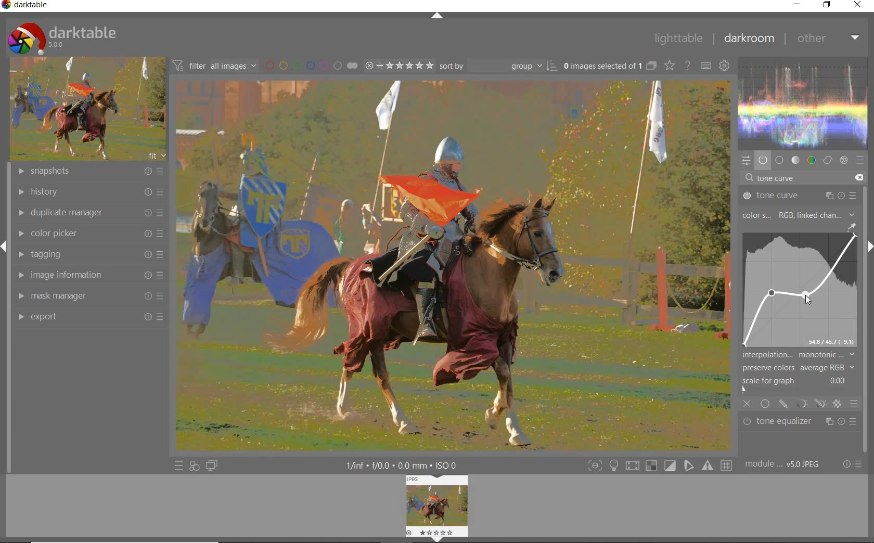 The height and width of the screenshot is (543, 874). What do you see at coordinates (798, 216) in the screenshot?
I see `color space` at bounding box center [798, 216].